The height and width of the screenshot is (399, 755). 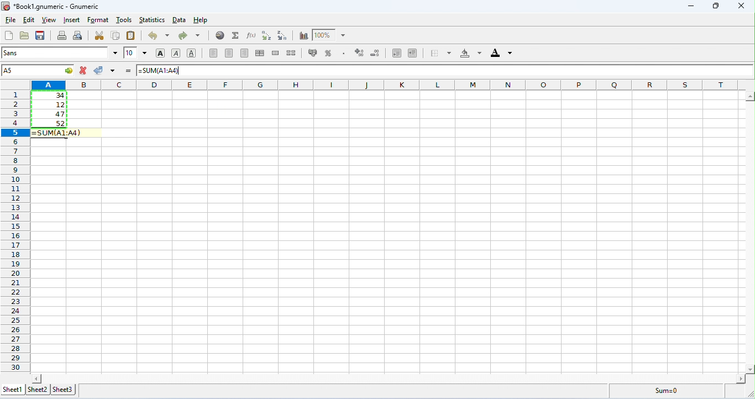 I want to click on copy, so click(x=116, y=35).